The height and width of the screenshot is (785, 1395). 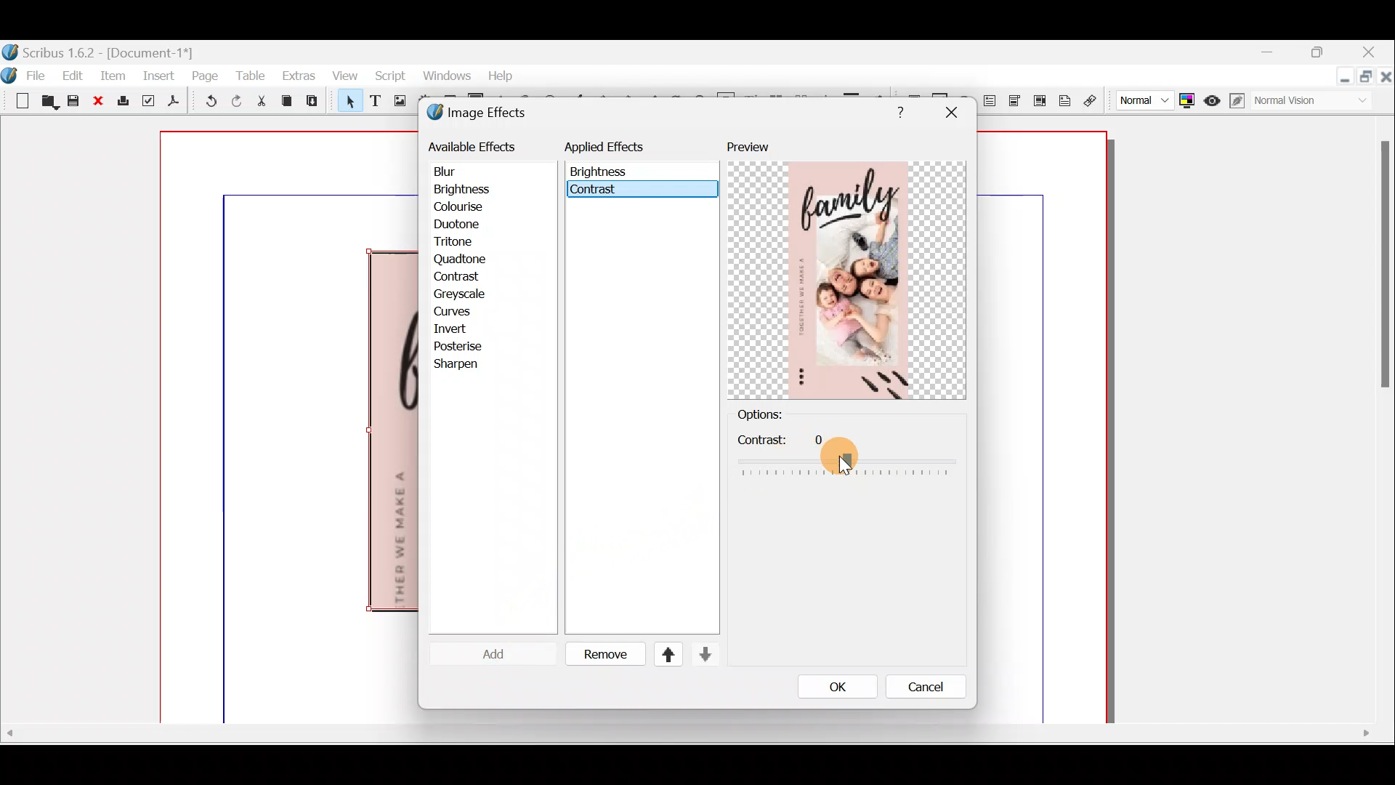 What do you see at coordinates (833, 686) in the screenshot?
I see `OK` at bounding box center [833, 686].